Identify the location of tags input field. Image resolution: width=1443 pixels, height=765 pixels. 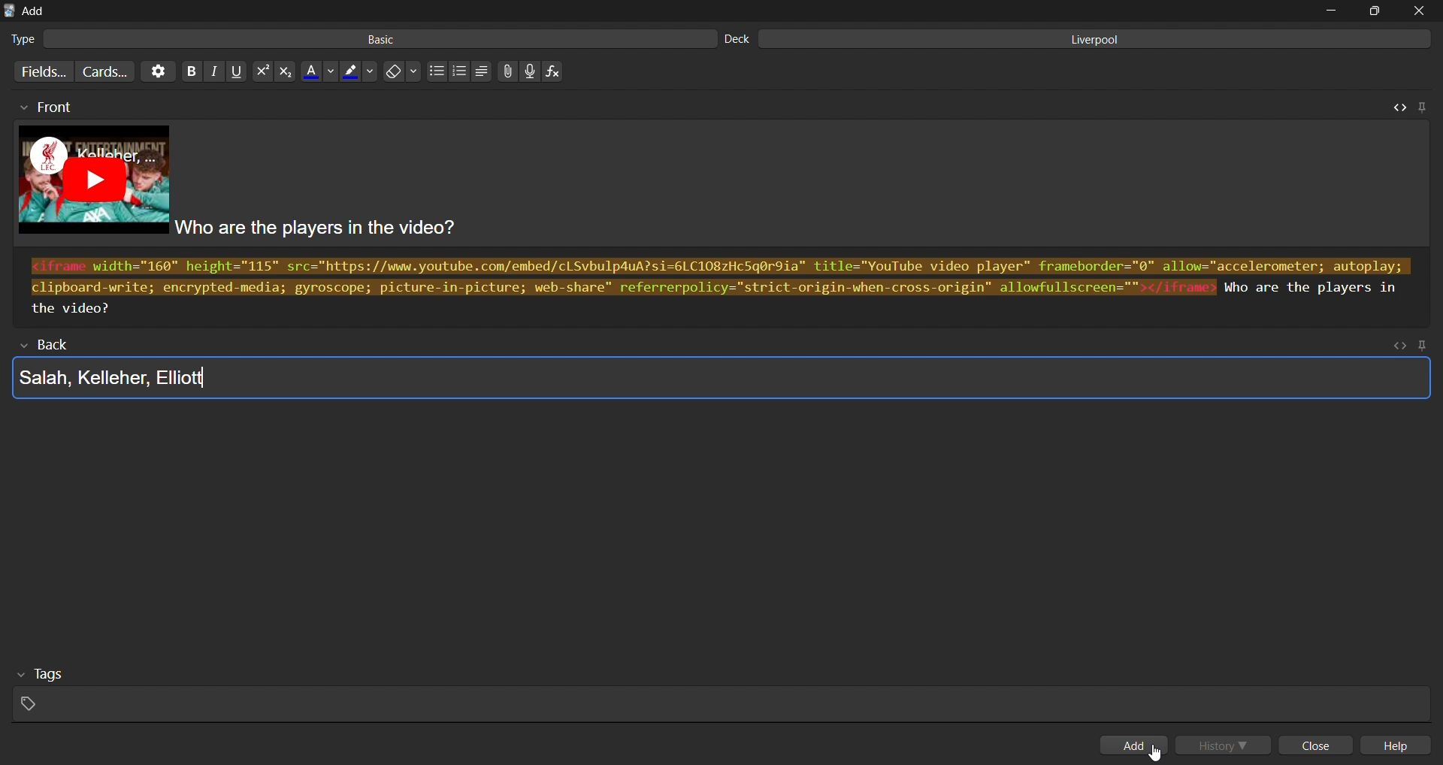
(716, 692).